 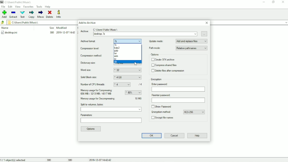 What do you see at coordinates (151, 136) in the screenshot?
I see `OK` at bounding box center [151, 136].